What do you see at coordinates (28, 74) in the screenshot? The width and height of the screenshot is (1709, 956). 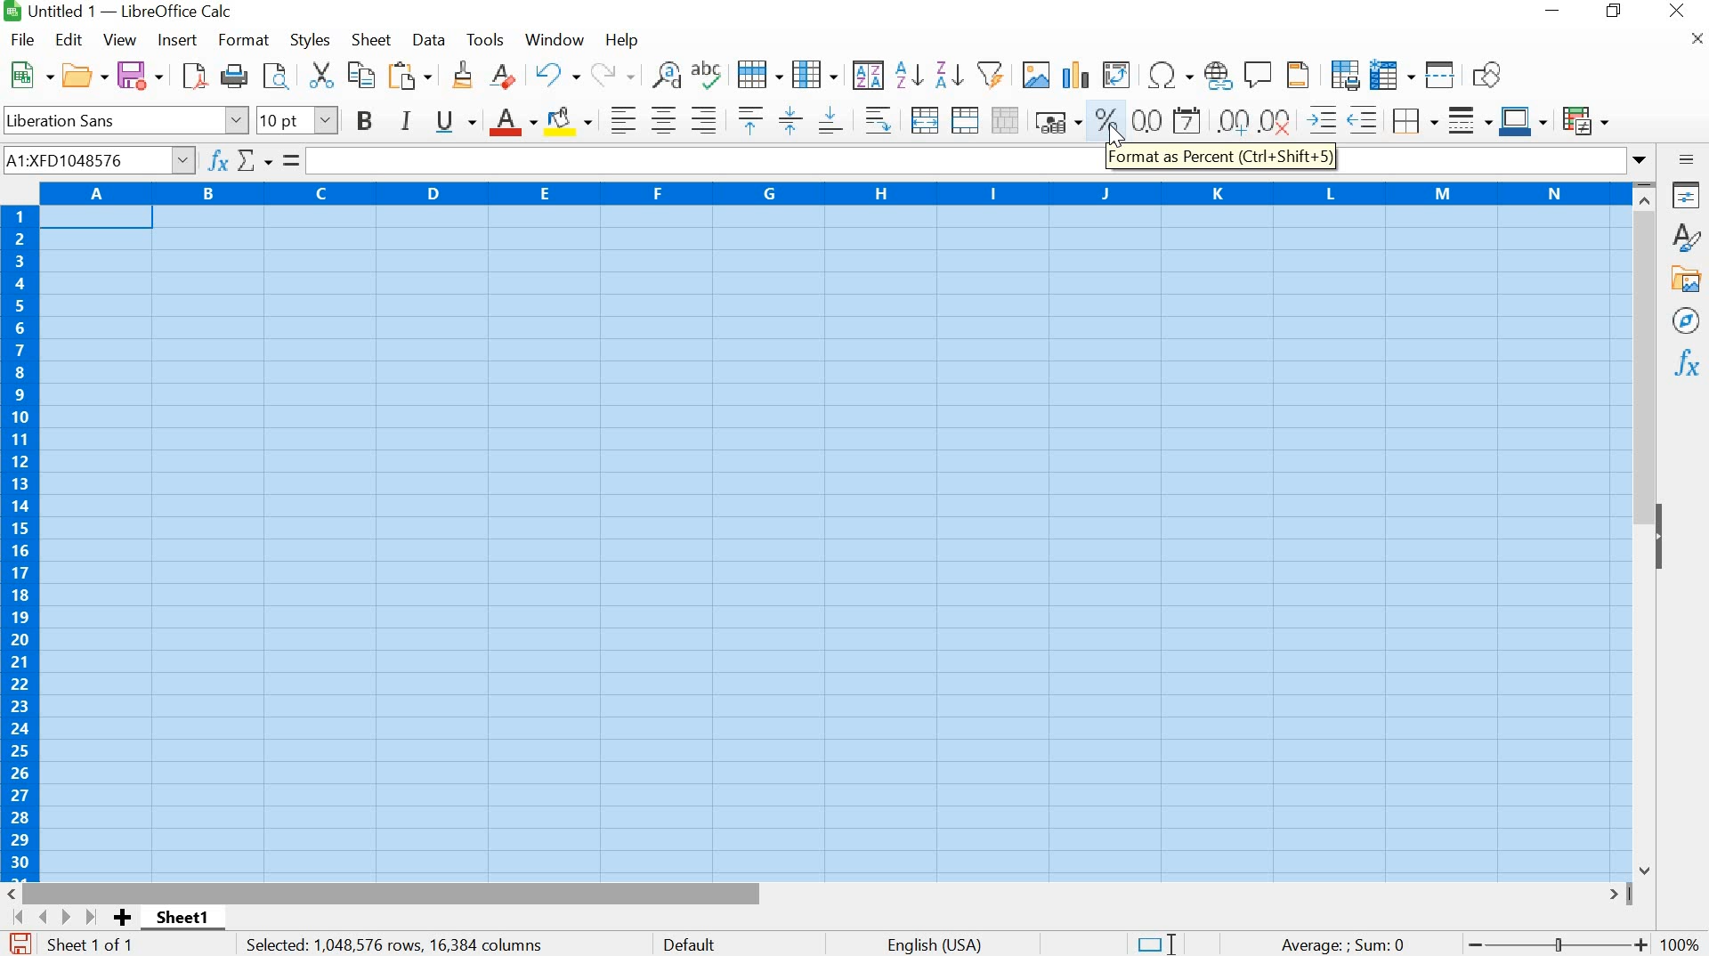 I see `NEW` at bounding box center [28, 74].